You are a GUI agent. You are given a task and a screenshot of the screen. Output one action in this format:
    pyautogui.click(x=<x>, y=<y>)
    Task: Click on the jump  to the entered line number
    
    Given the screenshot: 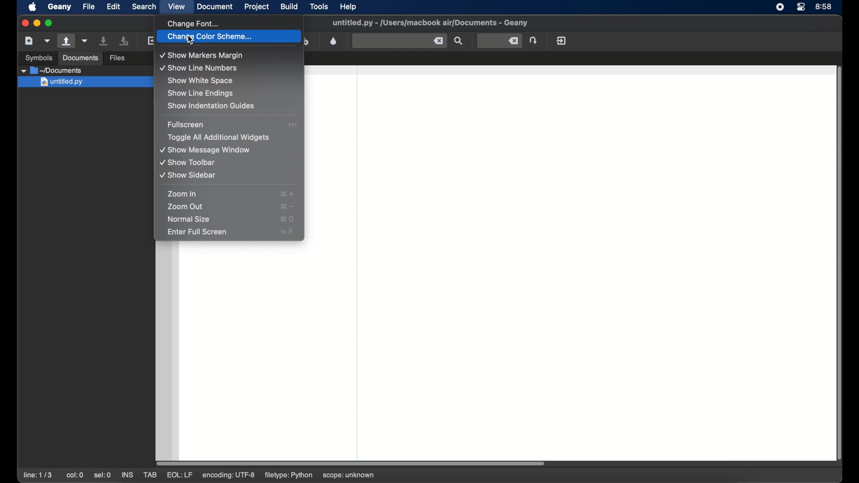 What is the action you would take?
    pyautogui.click(x=499, y=41)
    